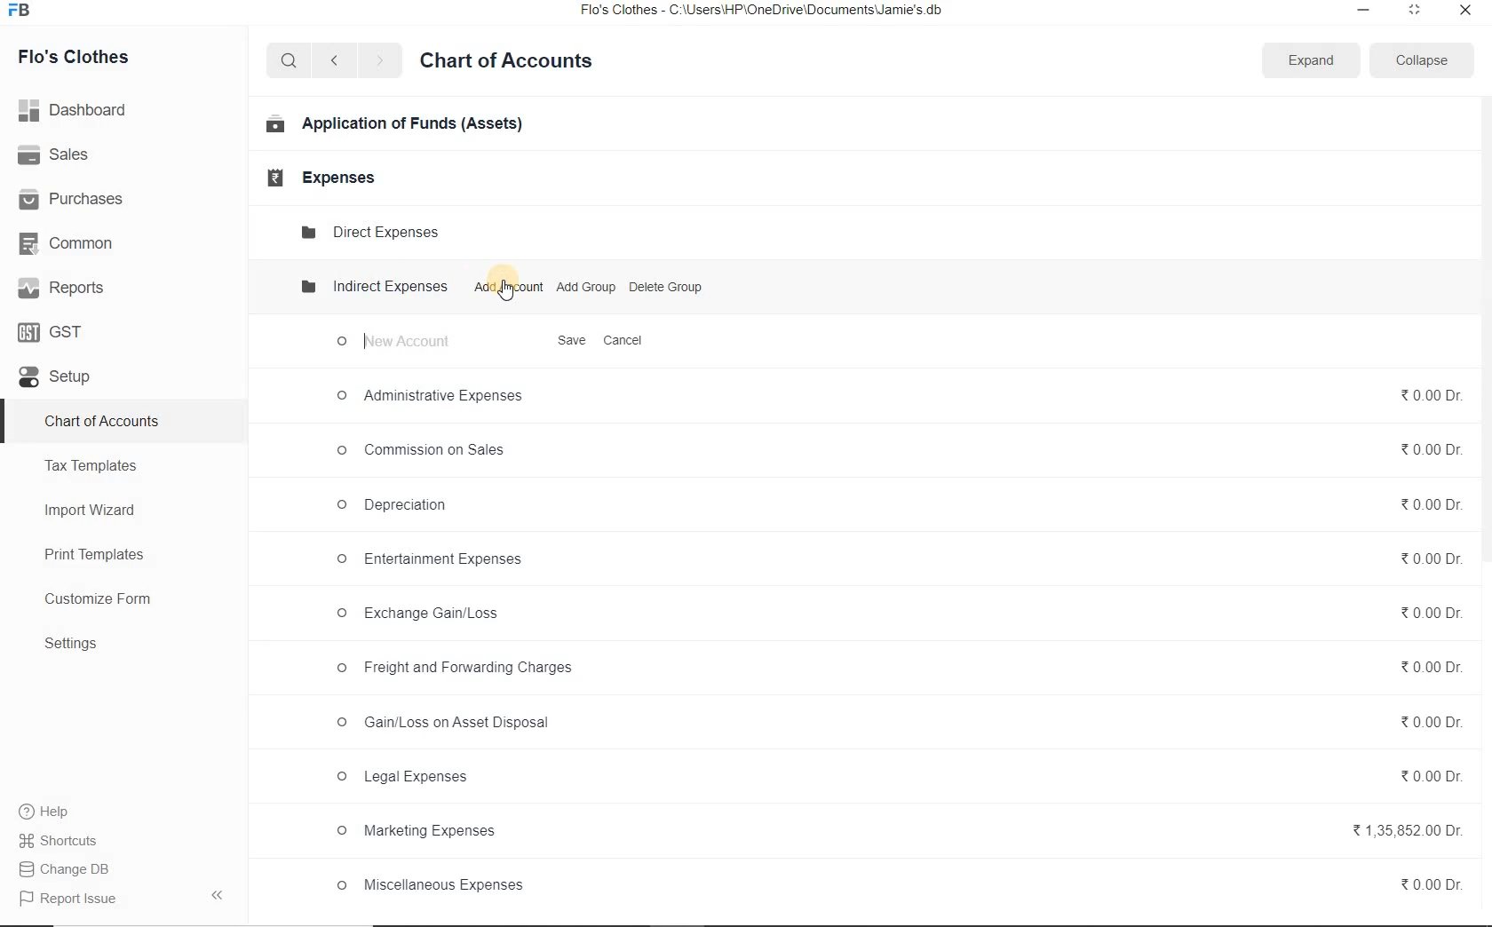 This screenshot has width=1492, height=927. Describe the element at coordinates (286, 61) in the screenshot. I see `search` at that location.